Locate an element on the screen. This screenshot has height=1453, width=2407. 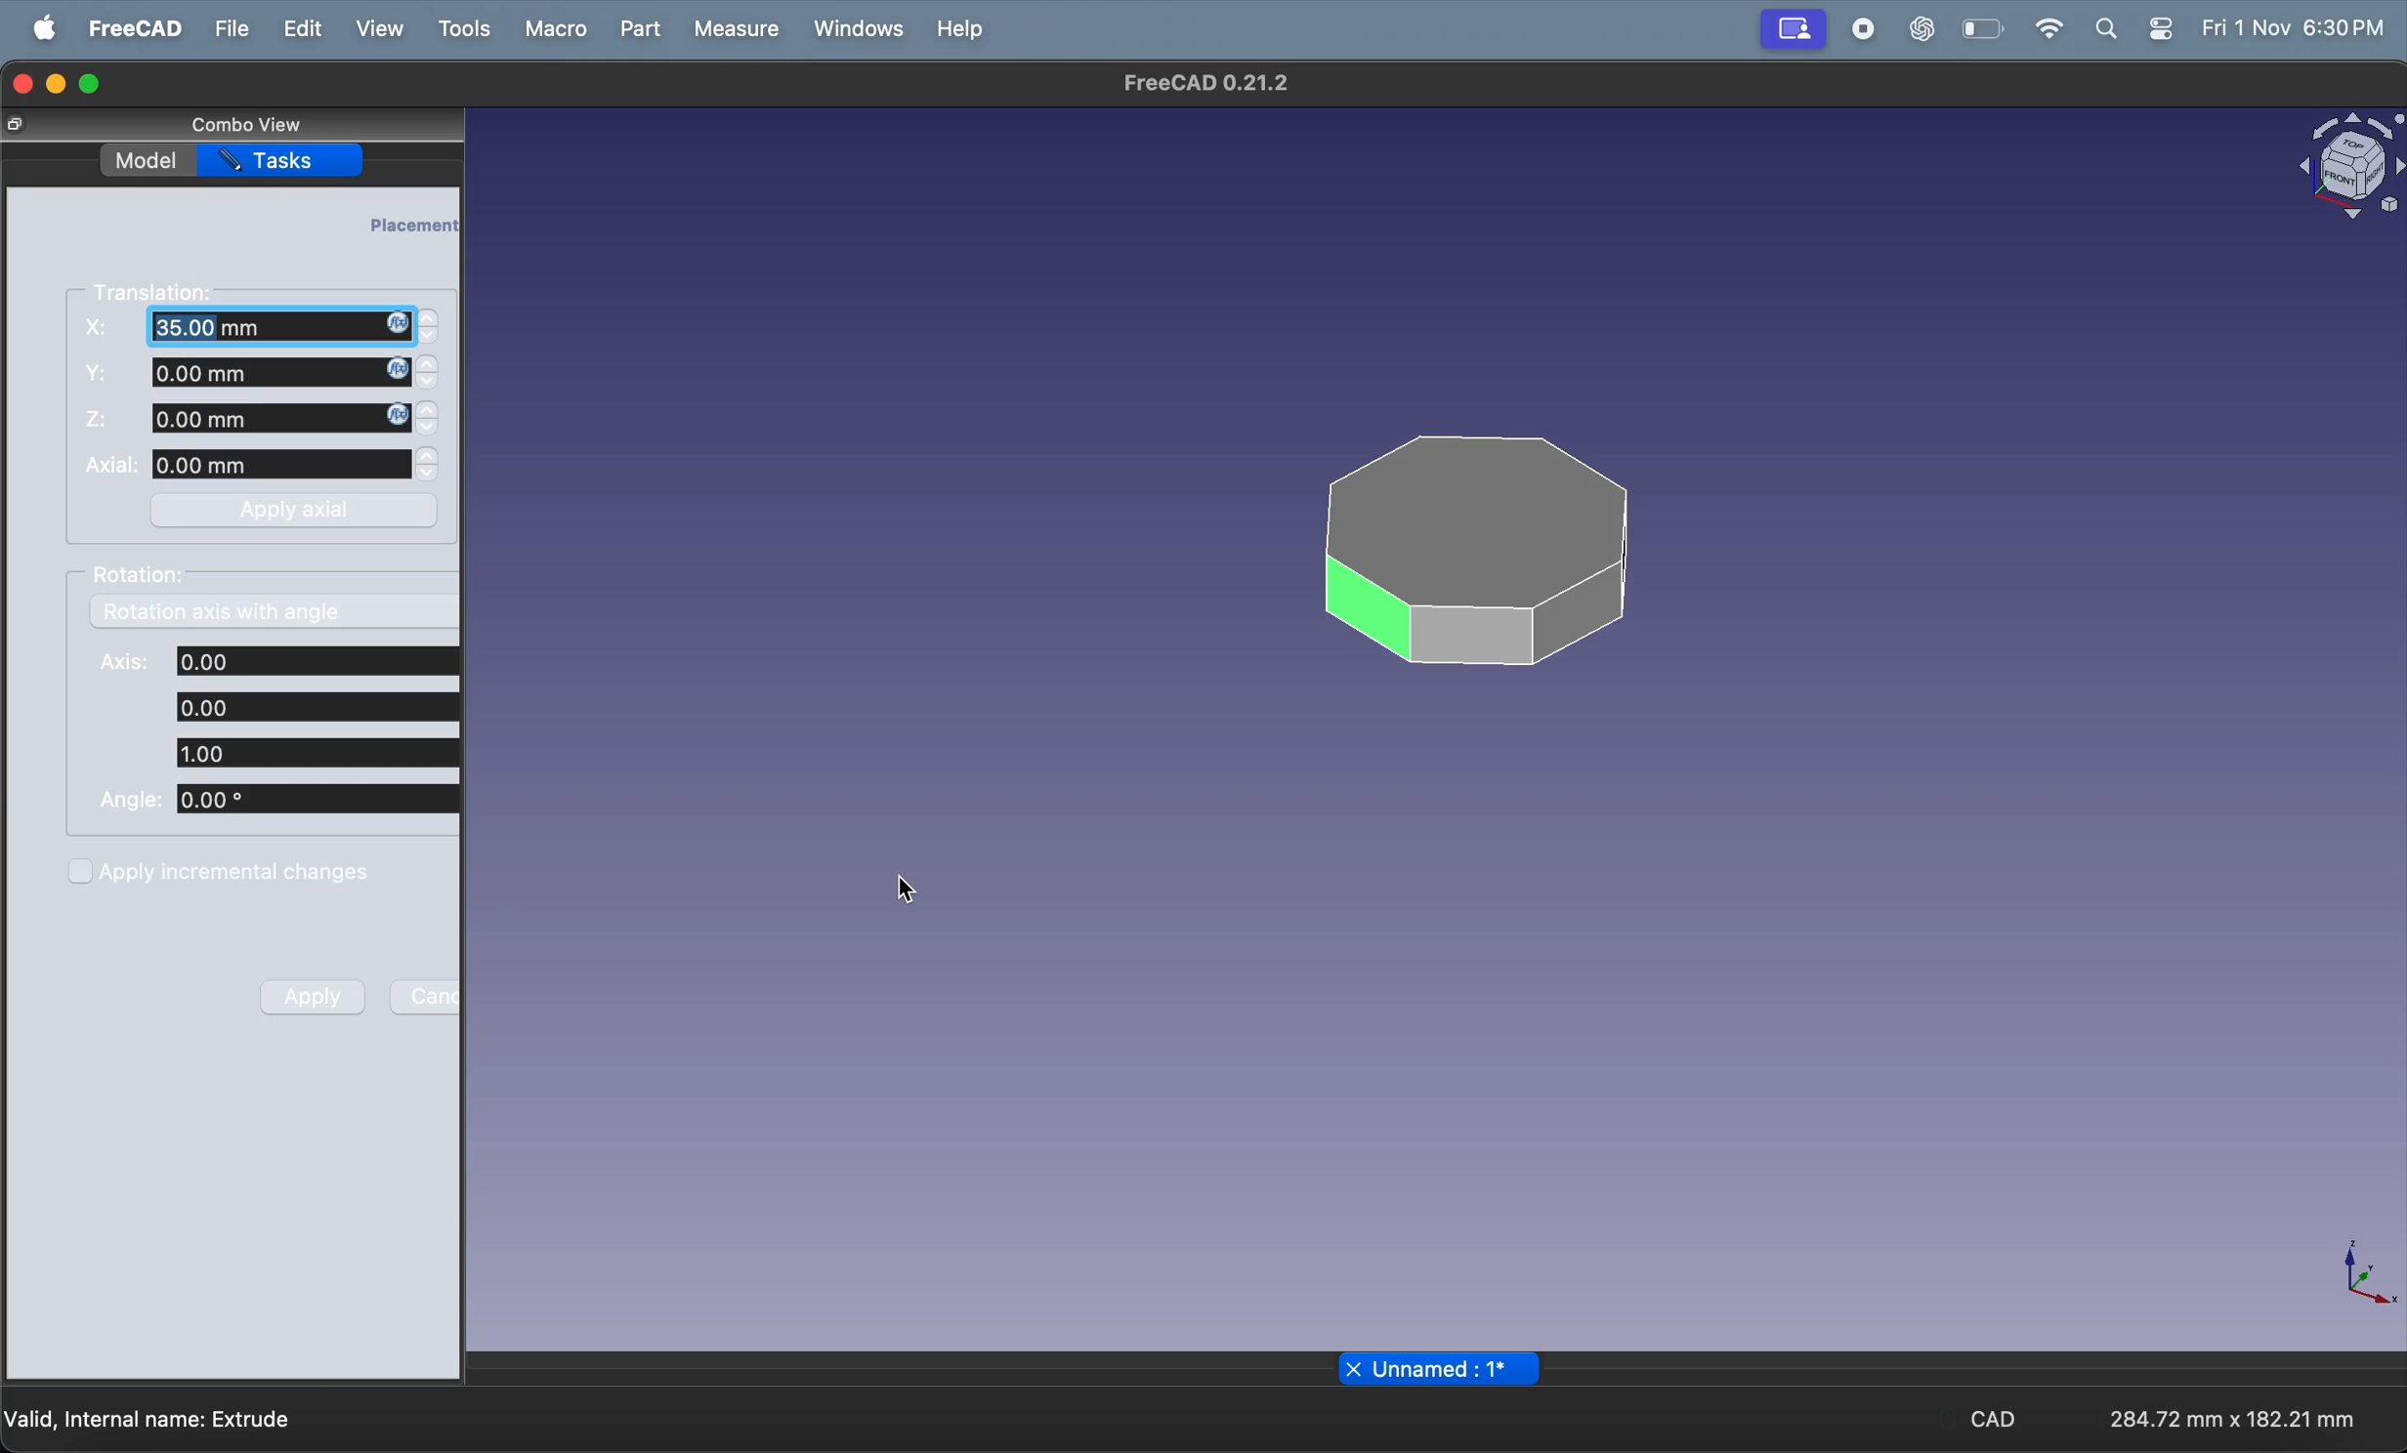
Axial: 0.00 mm is located at coordinates (246, 466).